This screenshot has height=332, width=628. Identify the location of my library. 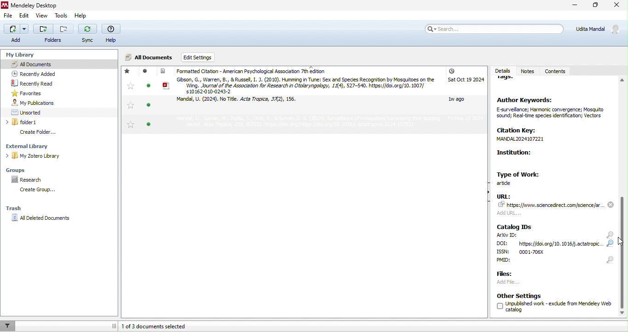
(19, 53).